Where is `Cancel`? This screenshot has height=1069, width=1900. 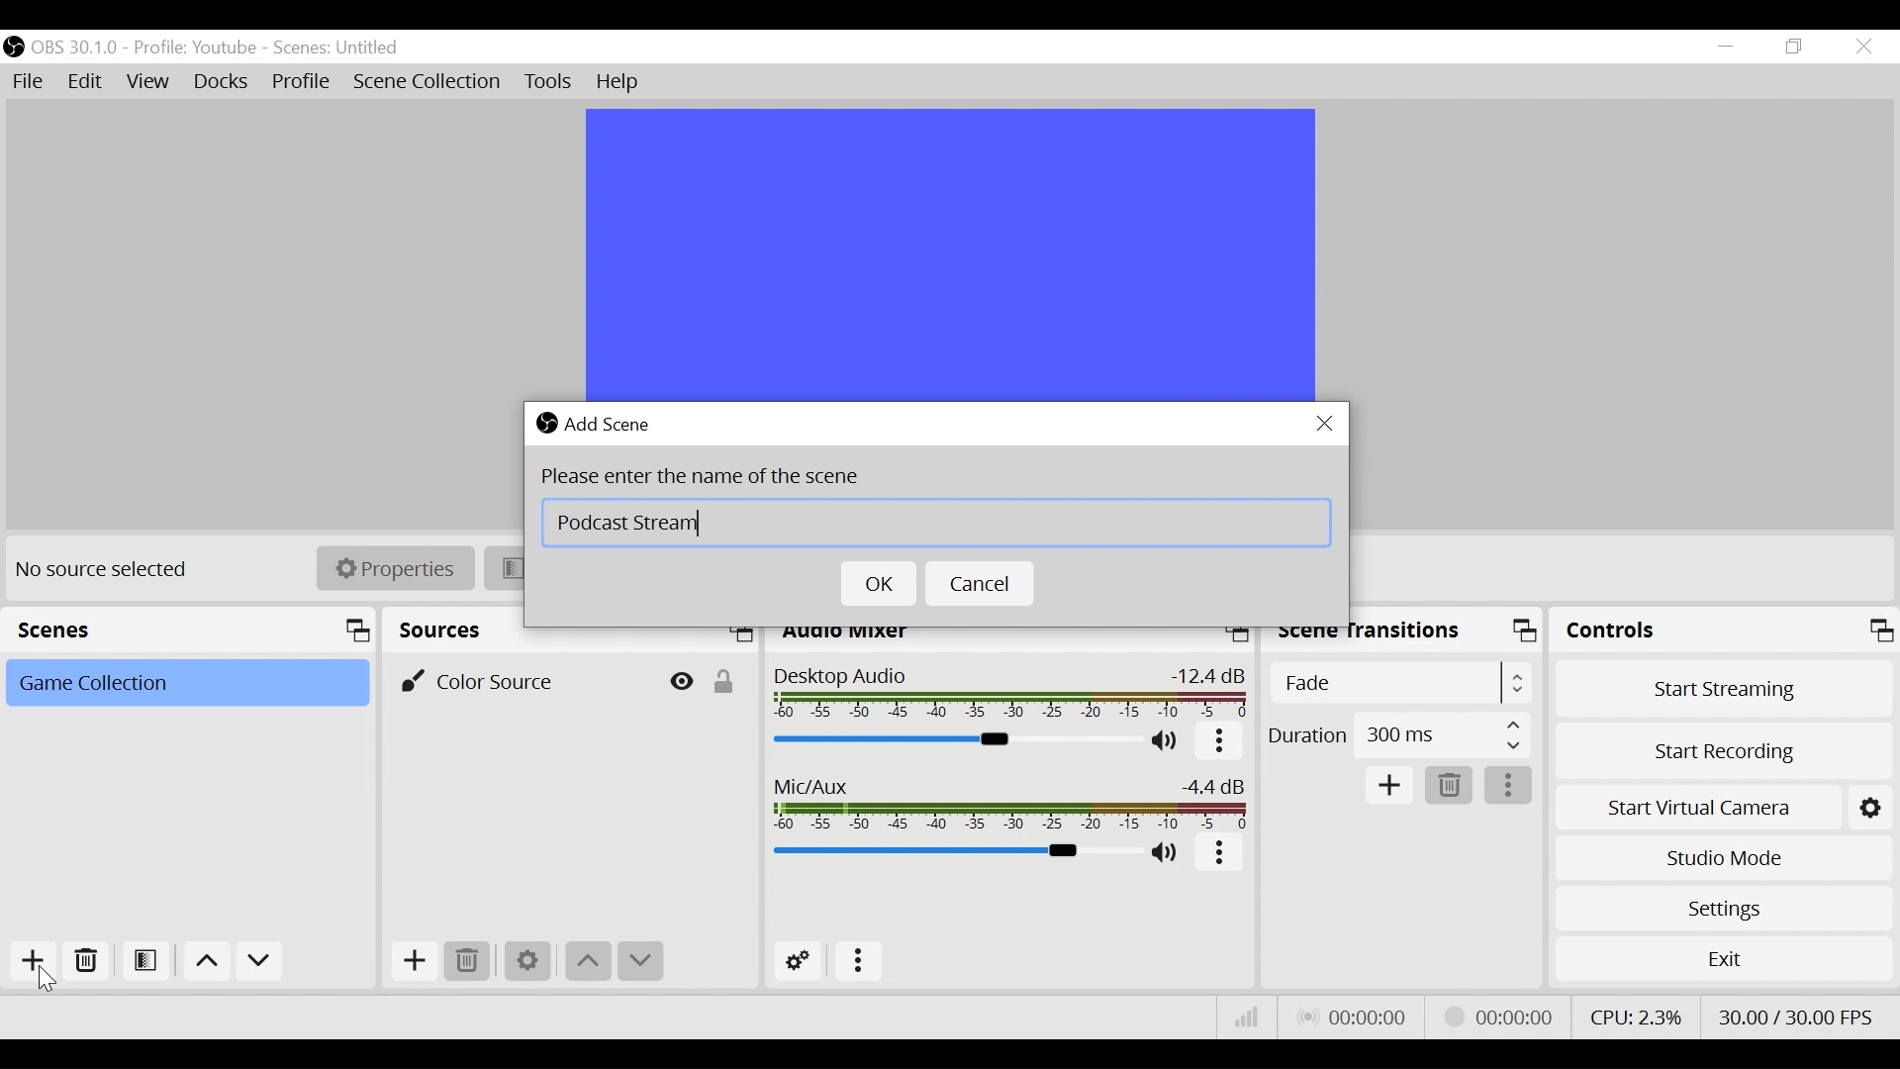
Cancel is located at coordinates (982, 584).